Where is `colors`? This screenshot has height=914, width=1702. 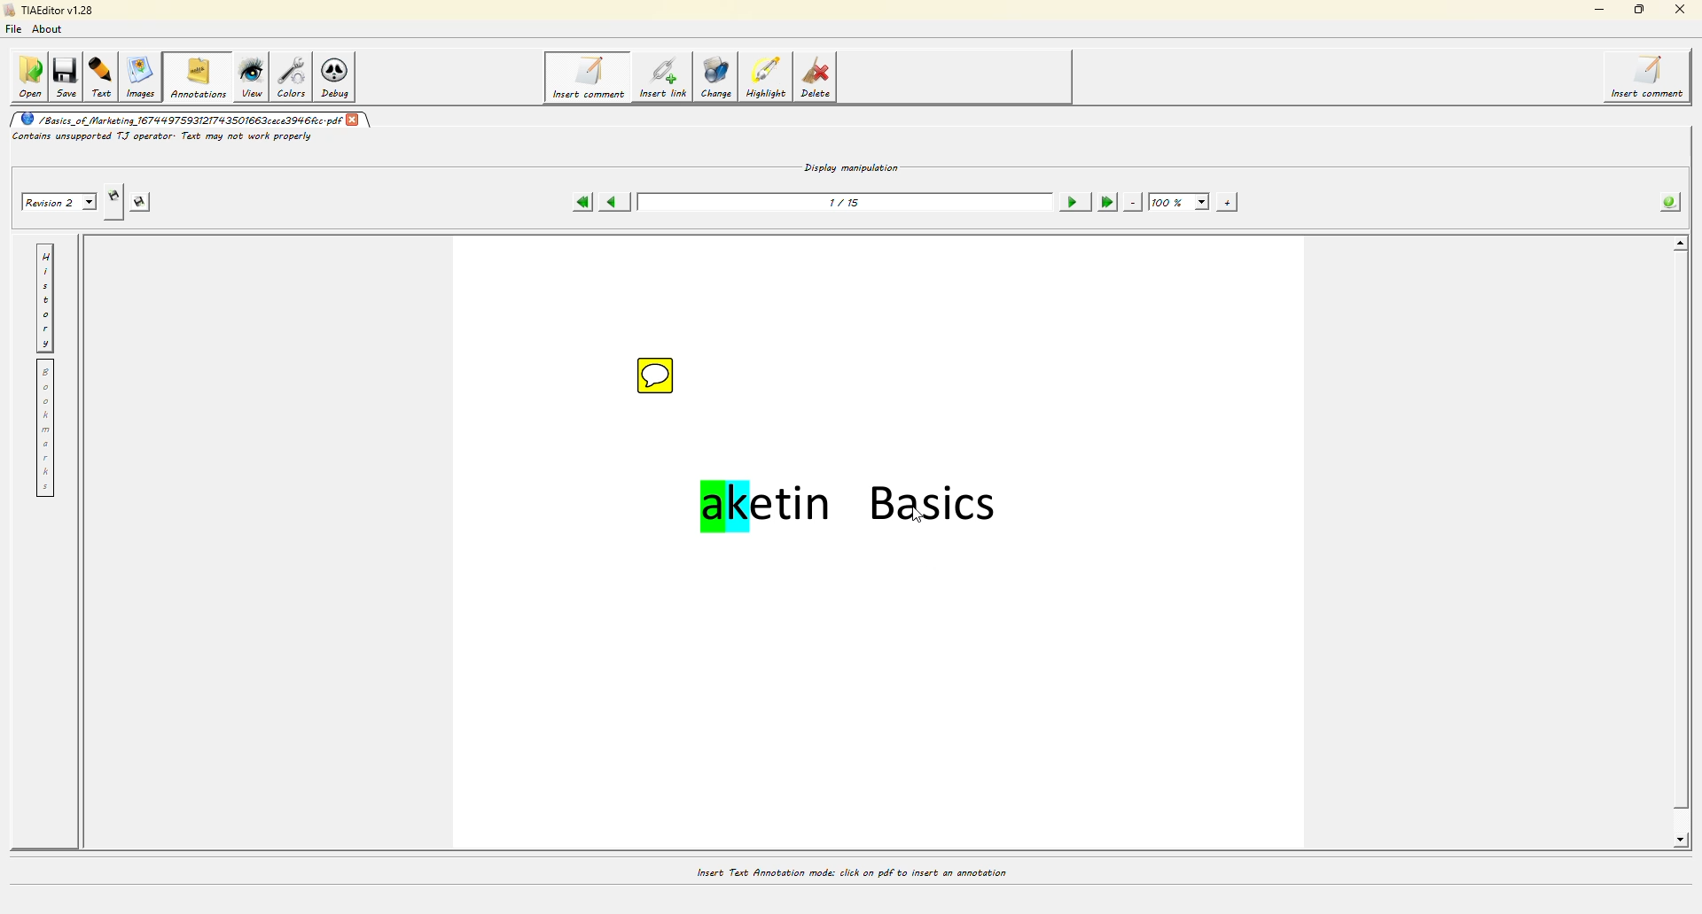 colors is located at coordinates (295, 76).